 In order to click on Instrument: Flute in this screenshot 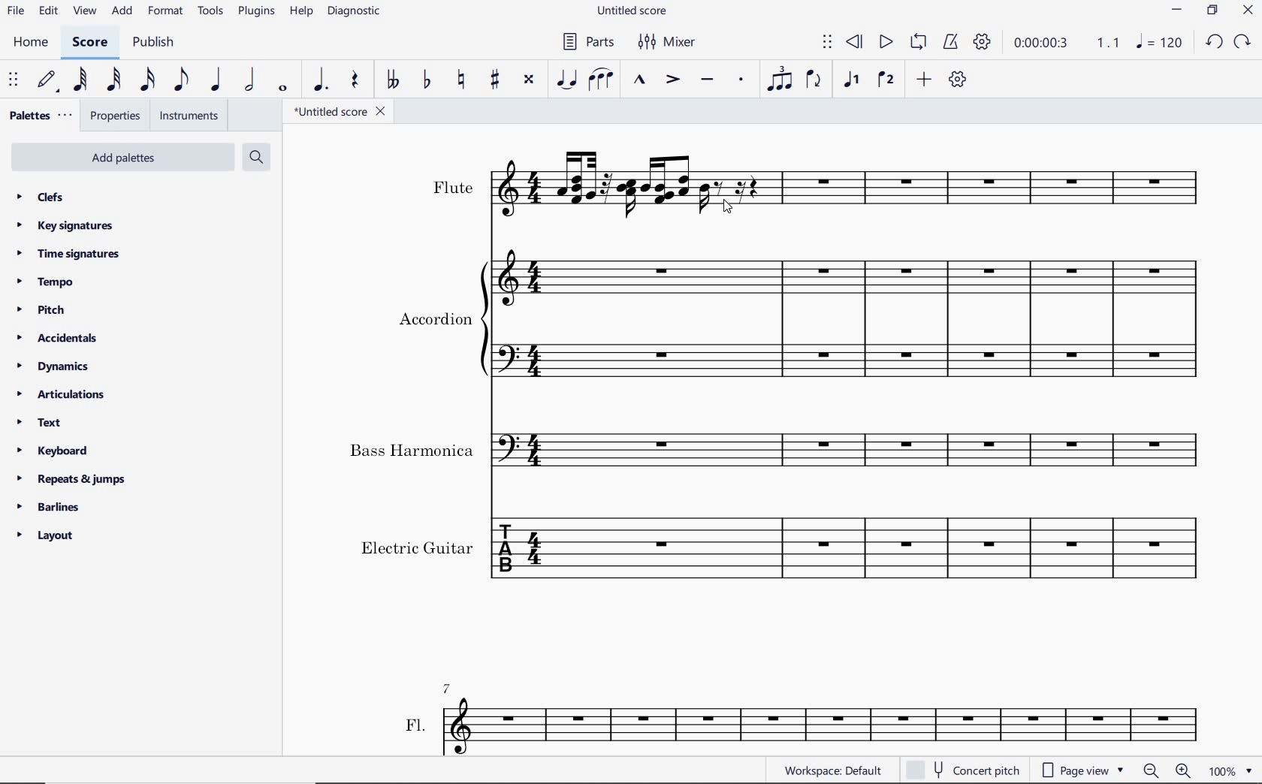, I will do `click(858, 194)`.